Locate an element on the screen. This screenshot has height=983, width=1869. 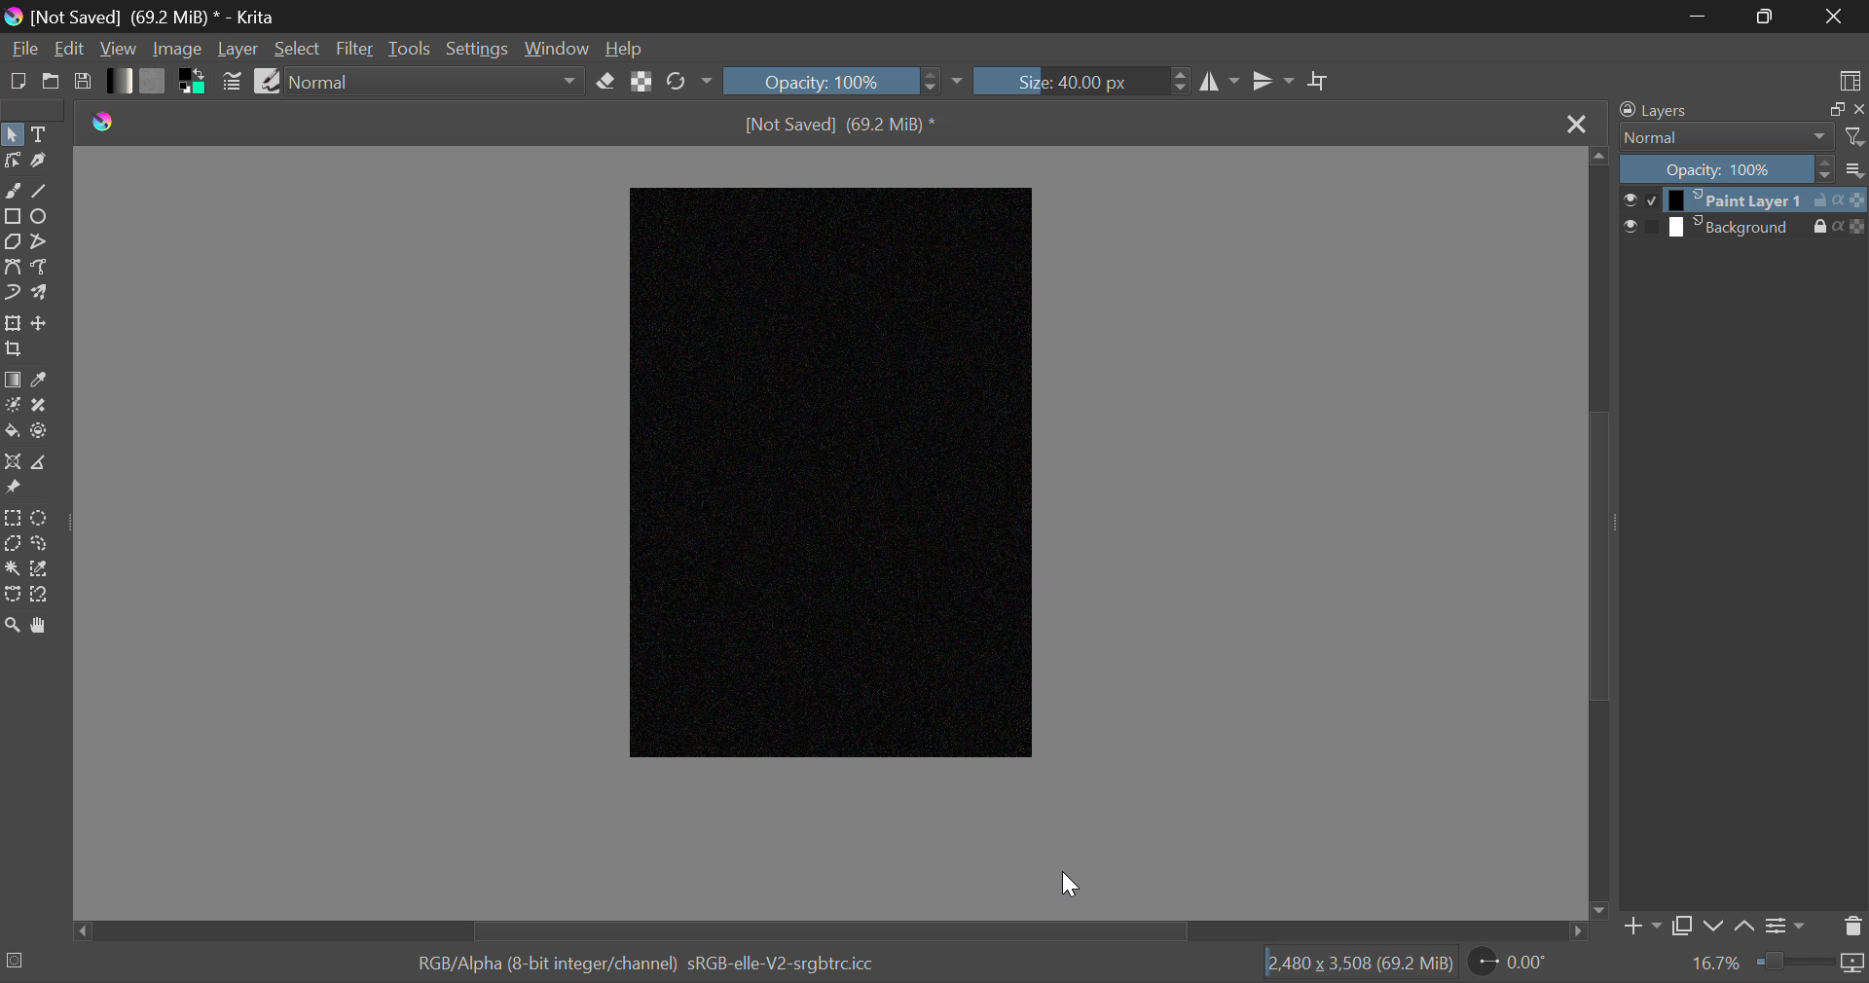
View is located at coordinates (119, 50).